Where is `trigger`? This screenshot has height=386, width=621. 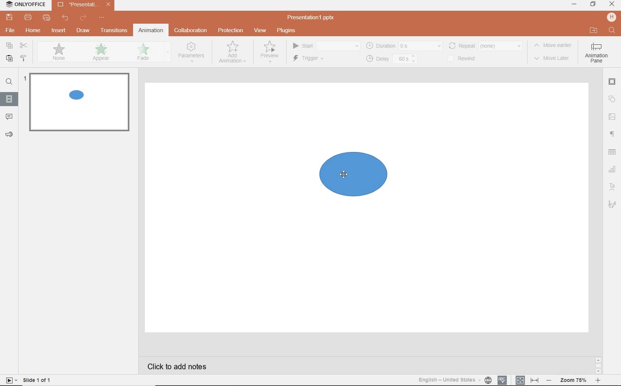 trigger is located at coordinates (318, 59).